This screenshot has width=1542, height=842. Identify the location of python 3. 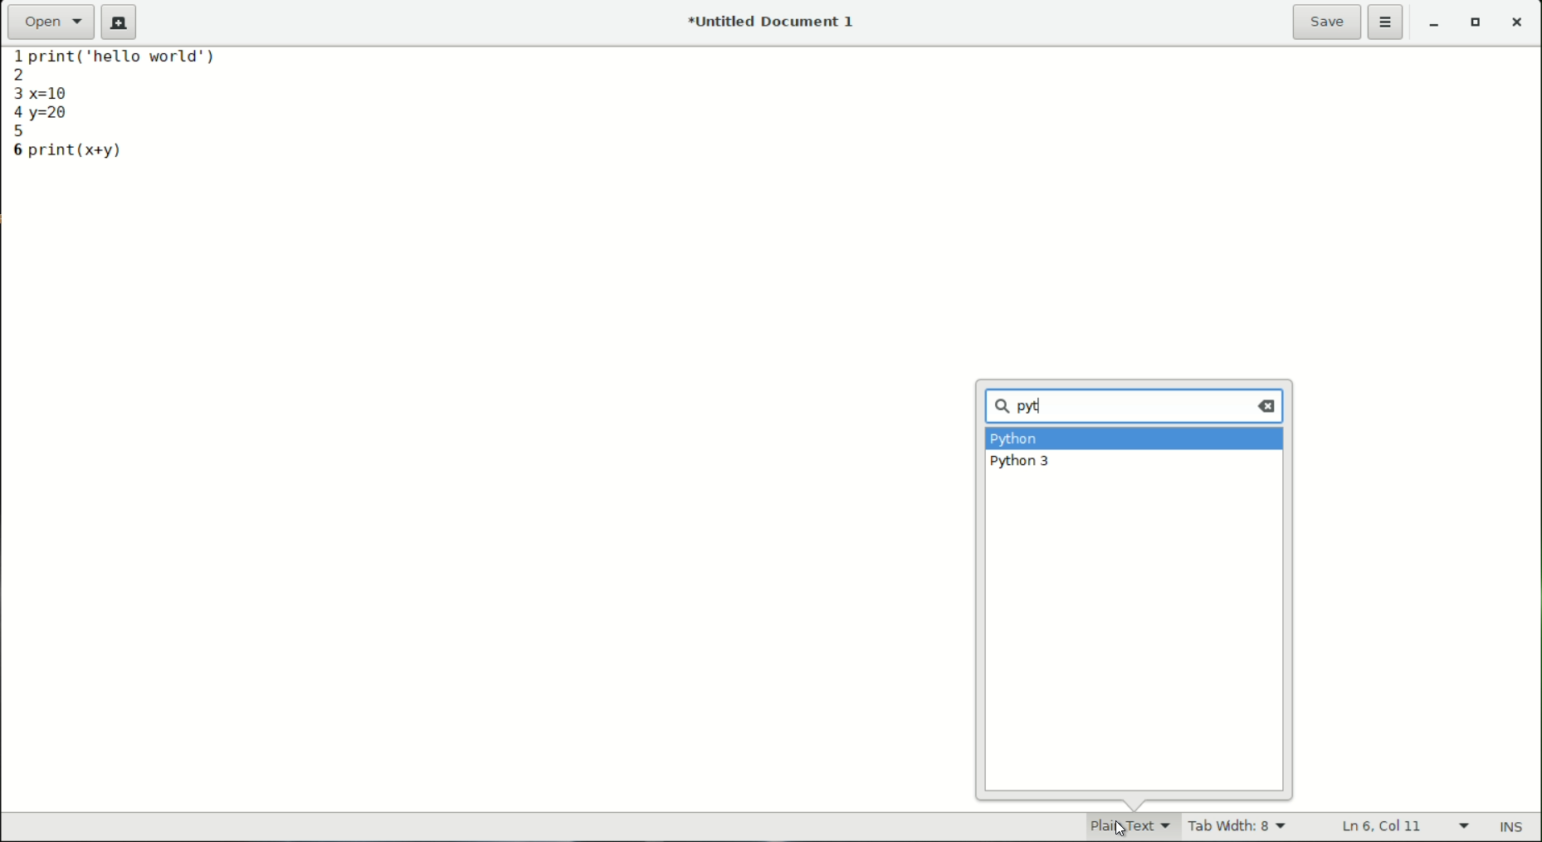
(1021, 463).